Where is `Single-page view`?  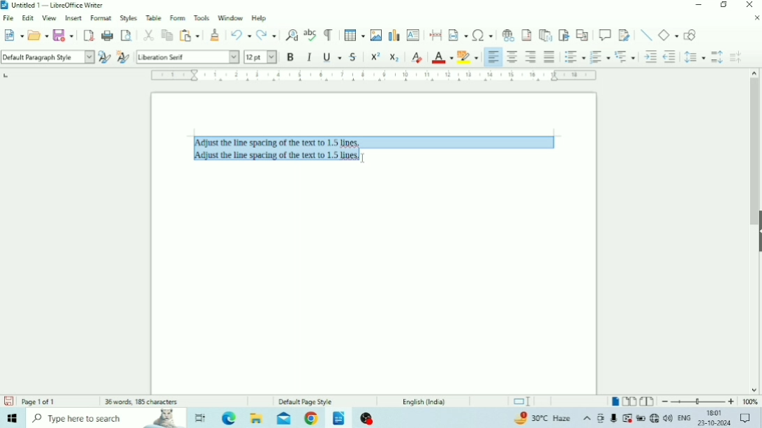
Single-page view is located at coordinates (615, 402).